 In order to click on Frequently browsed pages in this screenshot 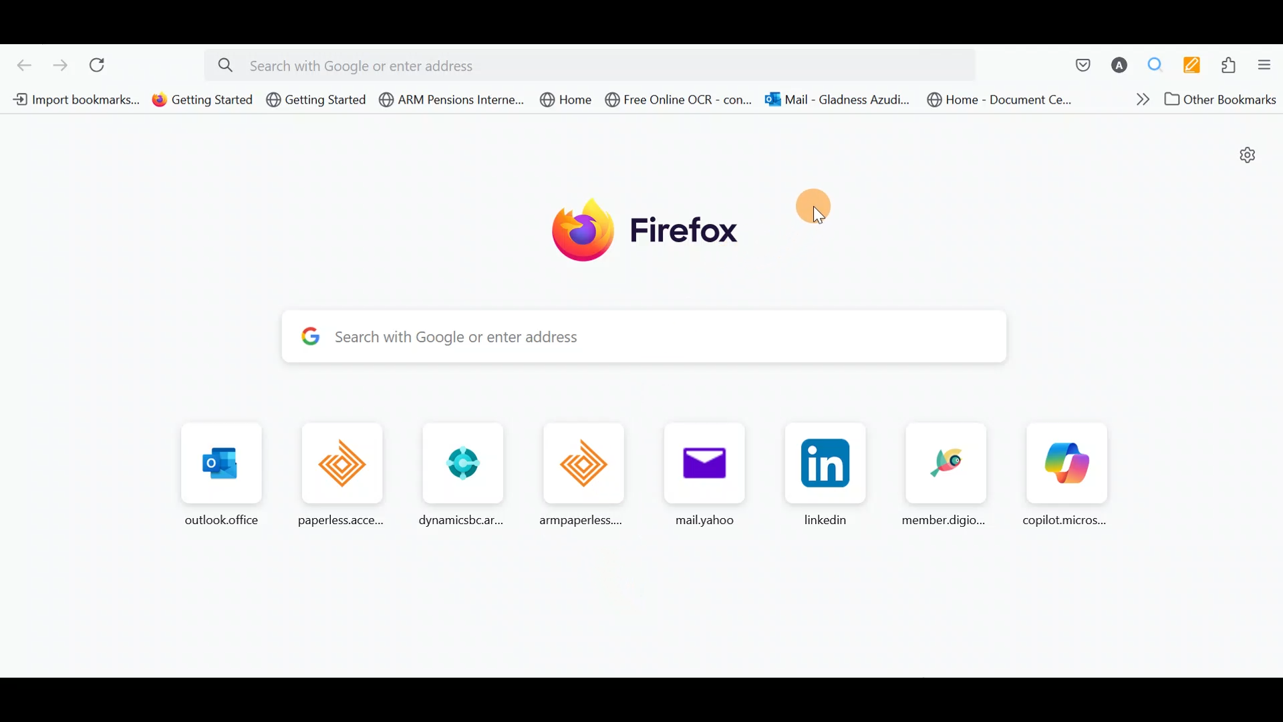, I will do `click(658, 473)`.